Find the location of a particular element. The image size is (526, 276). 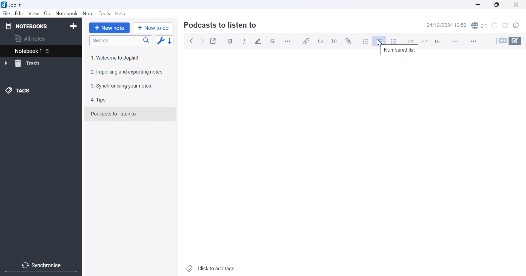

View is located at coordinates (34, 13).